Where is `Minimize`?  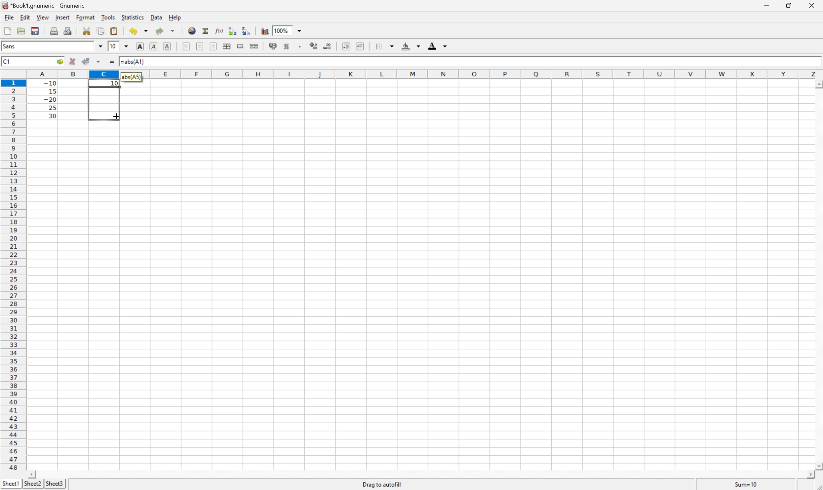 Minimize is located at coordinates (767, 5).